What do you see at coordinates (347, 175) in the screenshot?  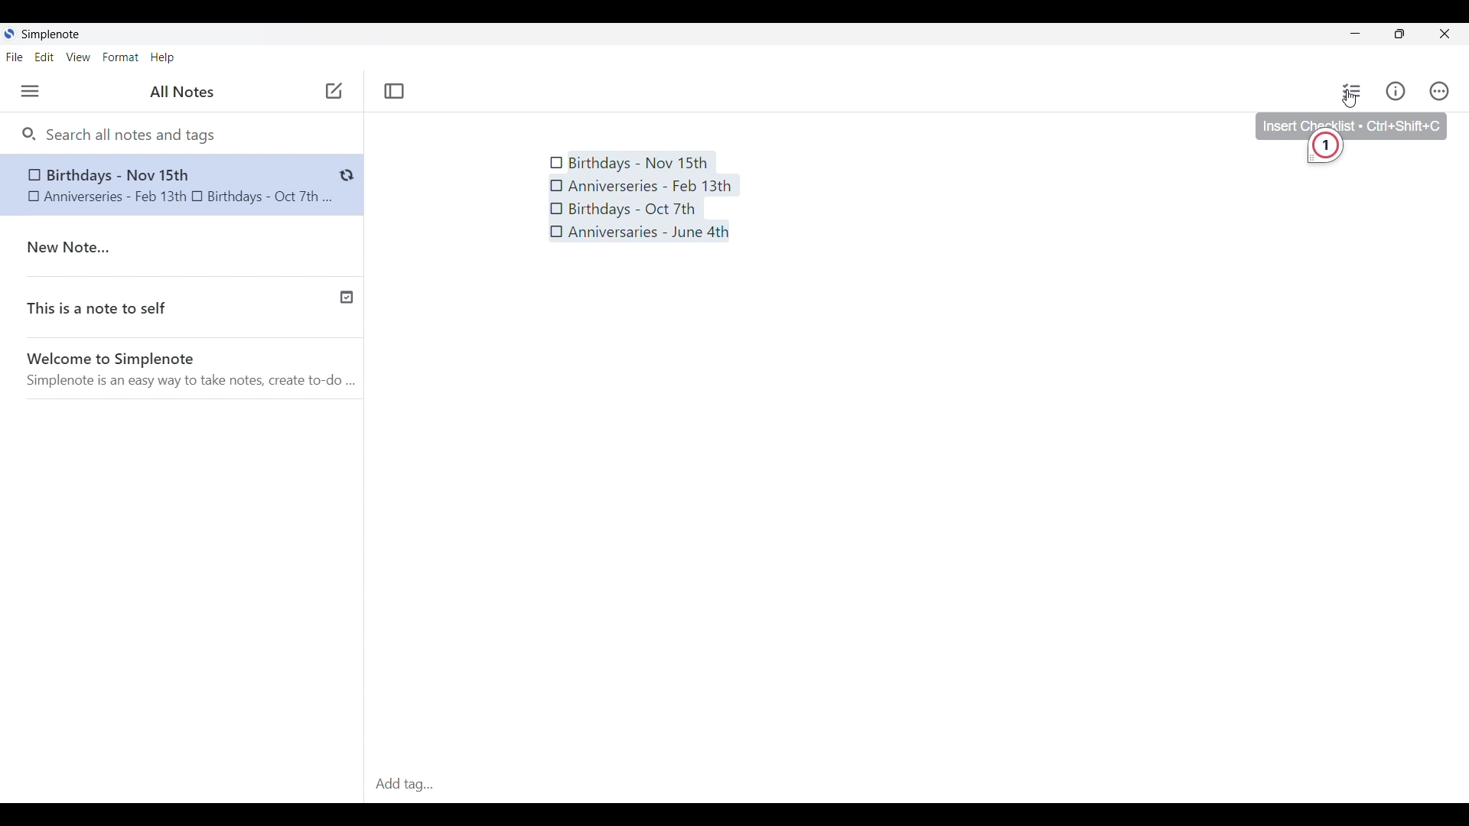 I see `Saving changes` at bounding box center [347, 175].